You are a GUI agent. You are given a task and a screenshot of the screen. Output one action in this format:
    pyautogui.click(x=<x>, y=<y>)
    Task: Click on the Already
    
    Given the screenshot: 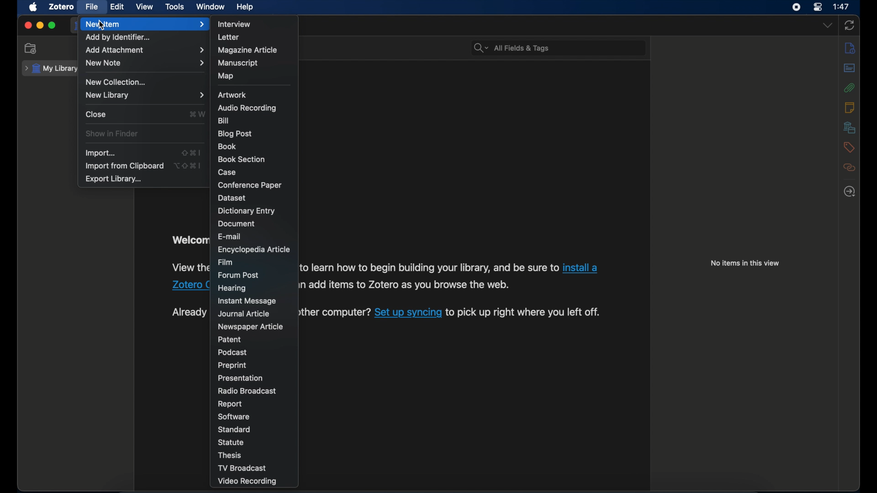 What is the action you would take?
    pyautogui.click(x=188, y=311)
    